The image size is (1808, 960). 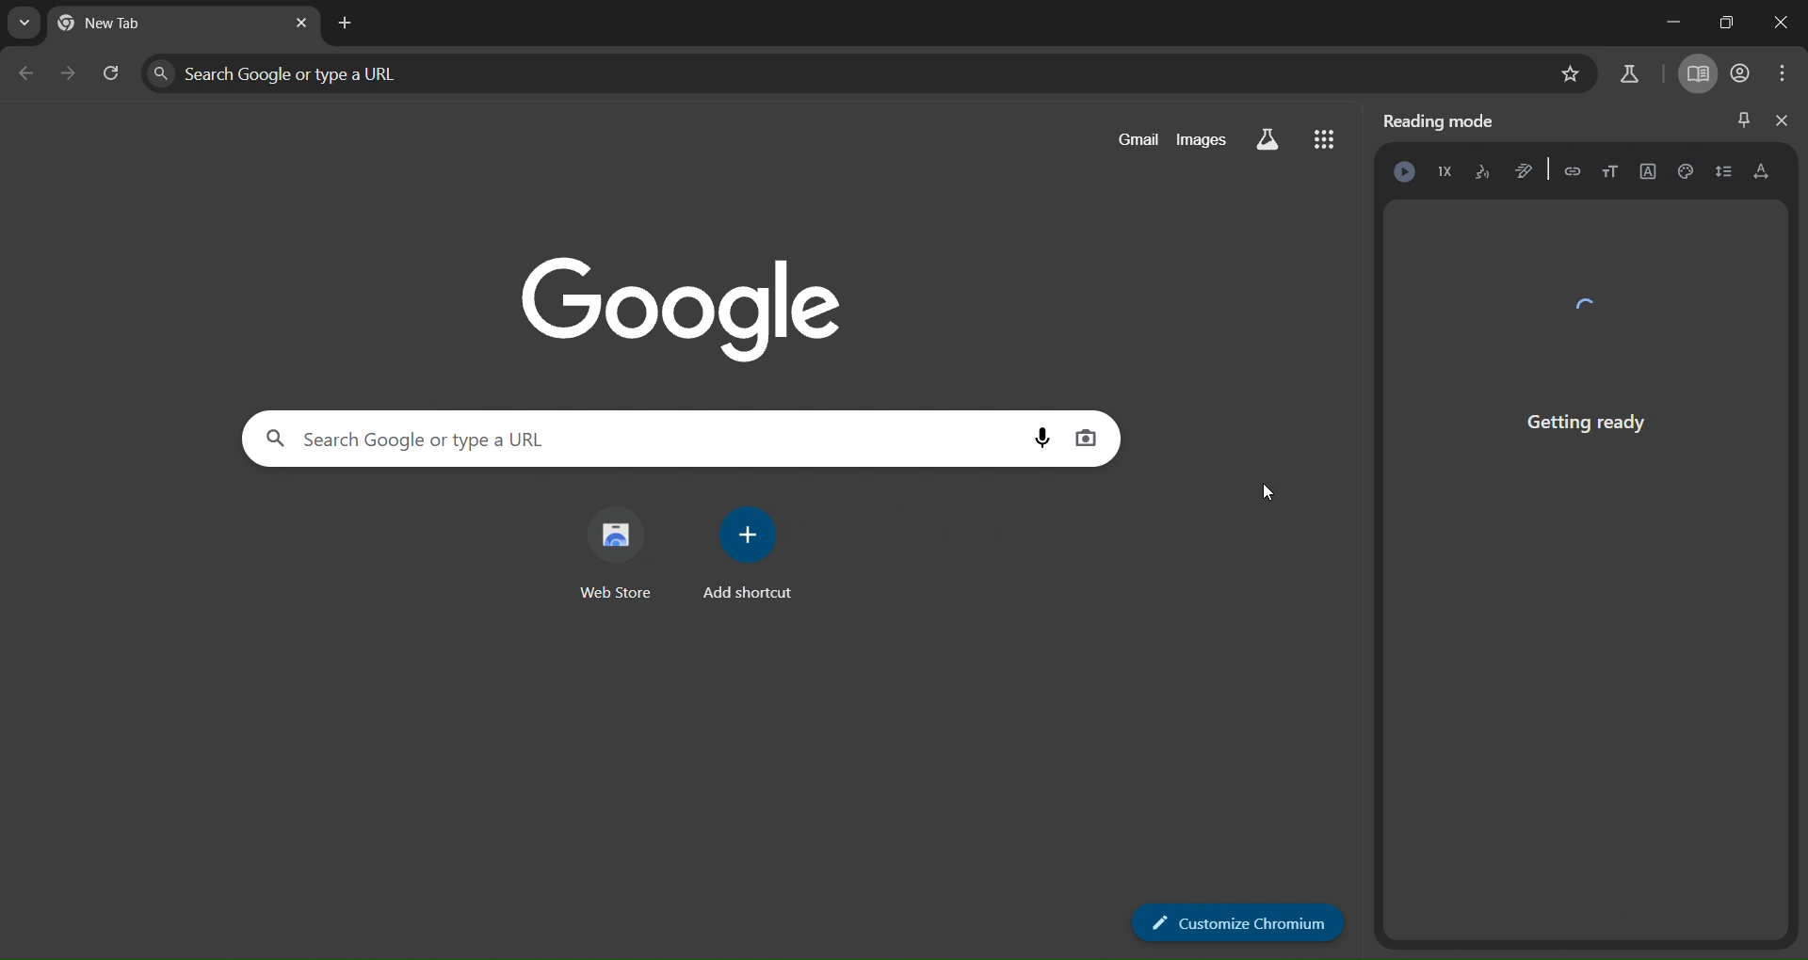 I want to click on image search, so click(x=1081, y=436).